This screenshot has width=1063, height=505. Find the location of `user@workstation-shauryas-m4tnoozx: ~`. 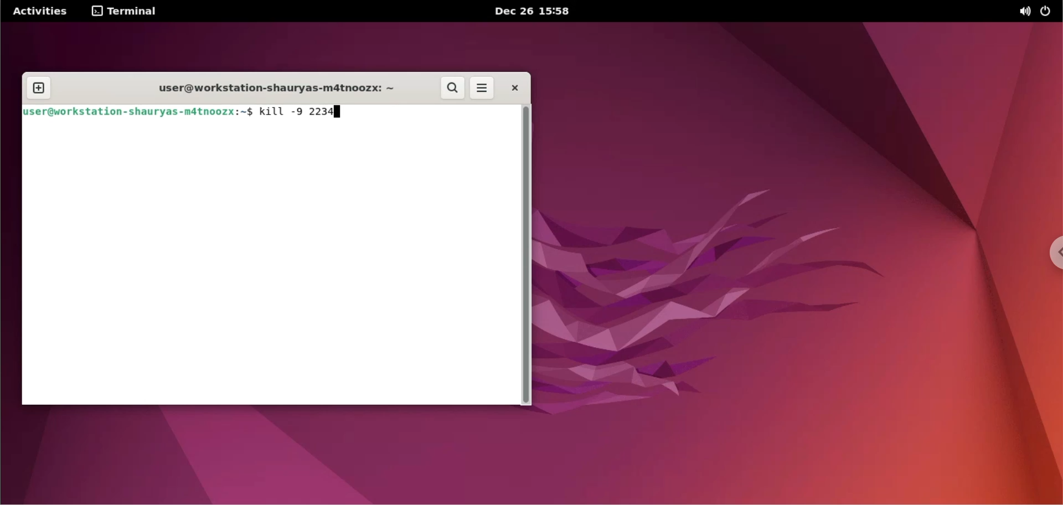

user@workstation-shauryas-m4tnoozx: ~ is located at coordinates (274, 88).